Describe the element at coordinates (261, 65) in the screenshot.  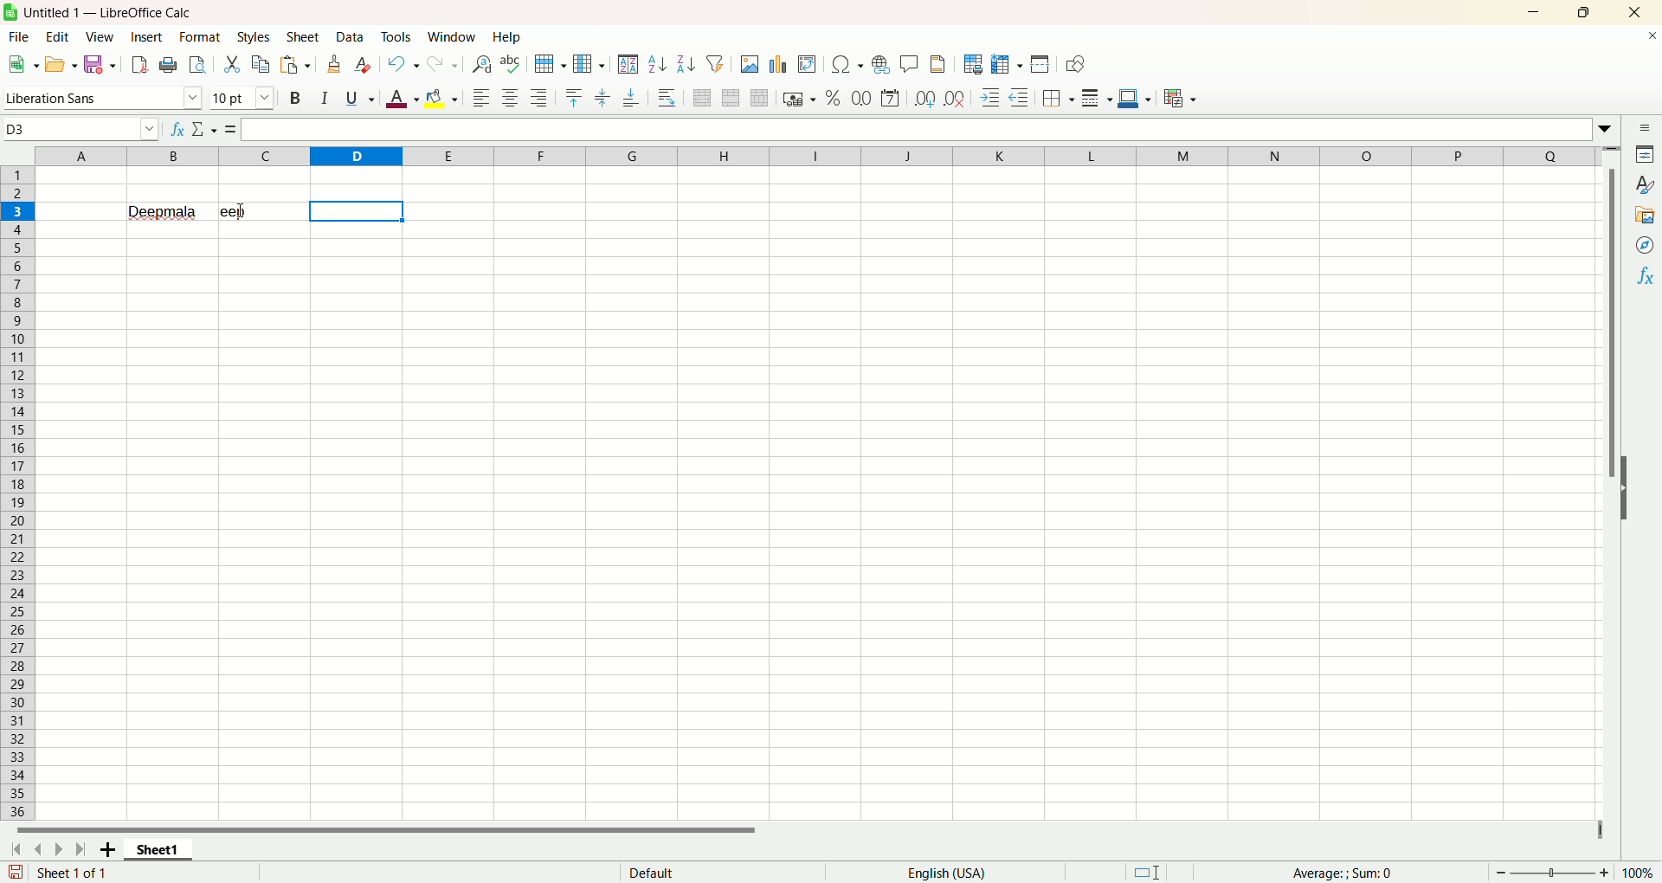
I see `Copy` at that location.